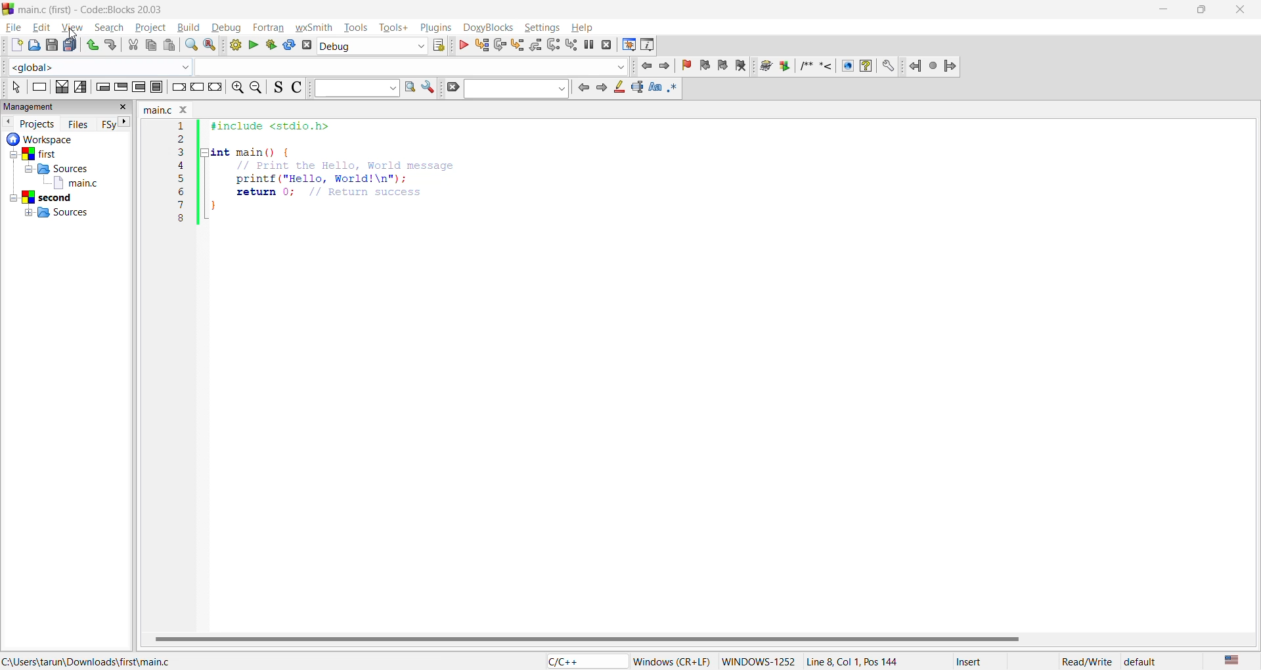 The height and width of the screenshot is (670, 1261). Describe the element at coordinates (188, 28) in the screenshot. I see `build` at that location.